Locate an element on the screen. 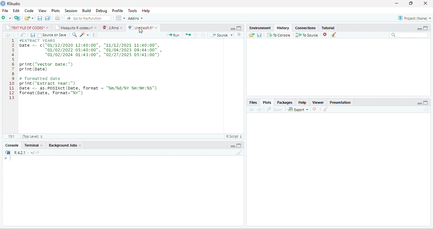  clear is located at coordinates (334, 35).